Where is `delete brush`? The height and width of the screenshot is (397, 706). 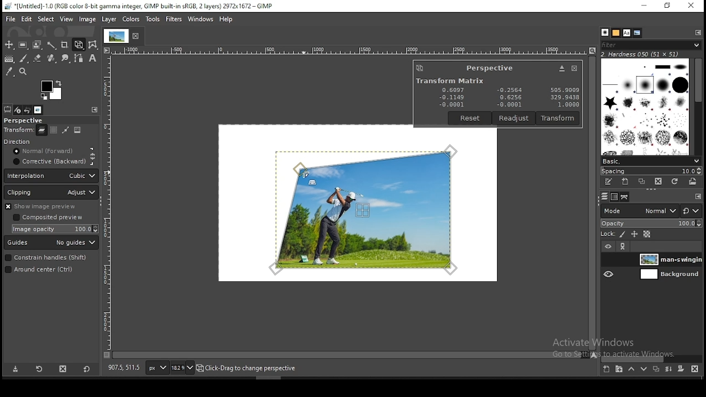 delete brush is located at coordinates (660, 182).